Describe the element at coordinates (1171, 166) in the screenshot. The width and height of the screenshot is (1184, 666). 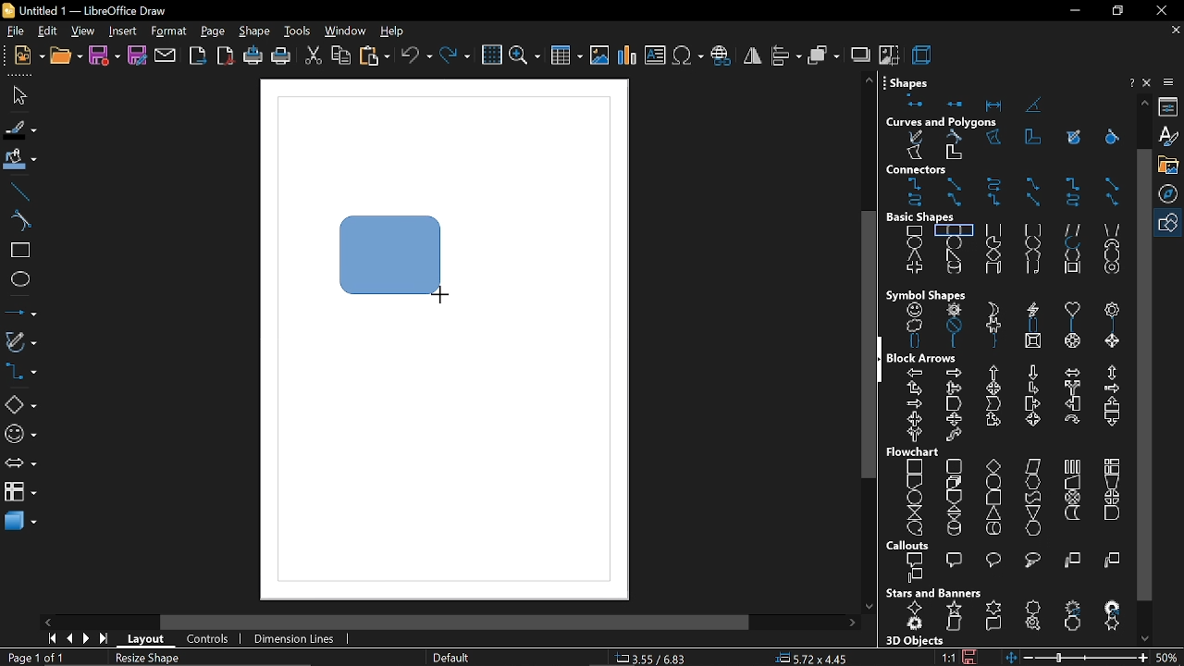
I see `gallery` at that location.